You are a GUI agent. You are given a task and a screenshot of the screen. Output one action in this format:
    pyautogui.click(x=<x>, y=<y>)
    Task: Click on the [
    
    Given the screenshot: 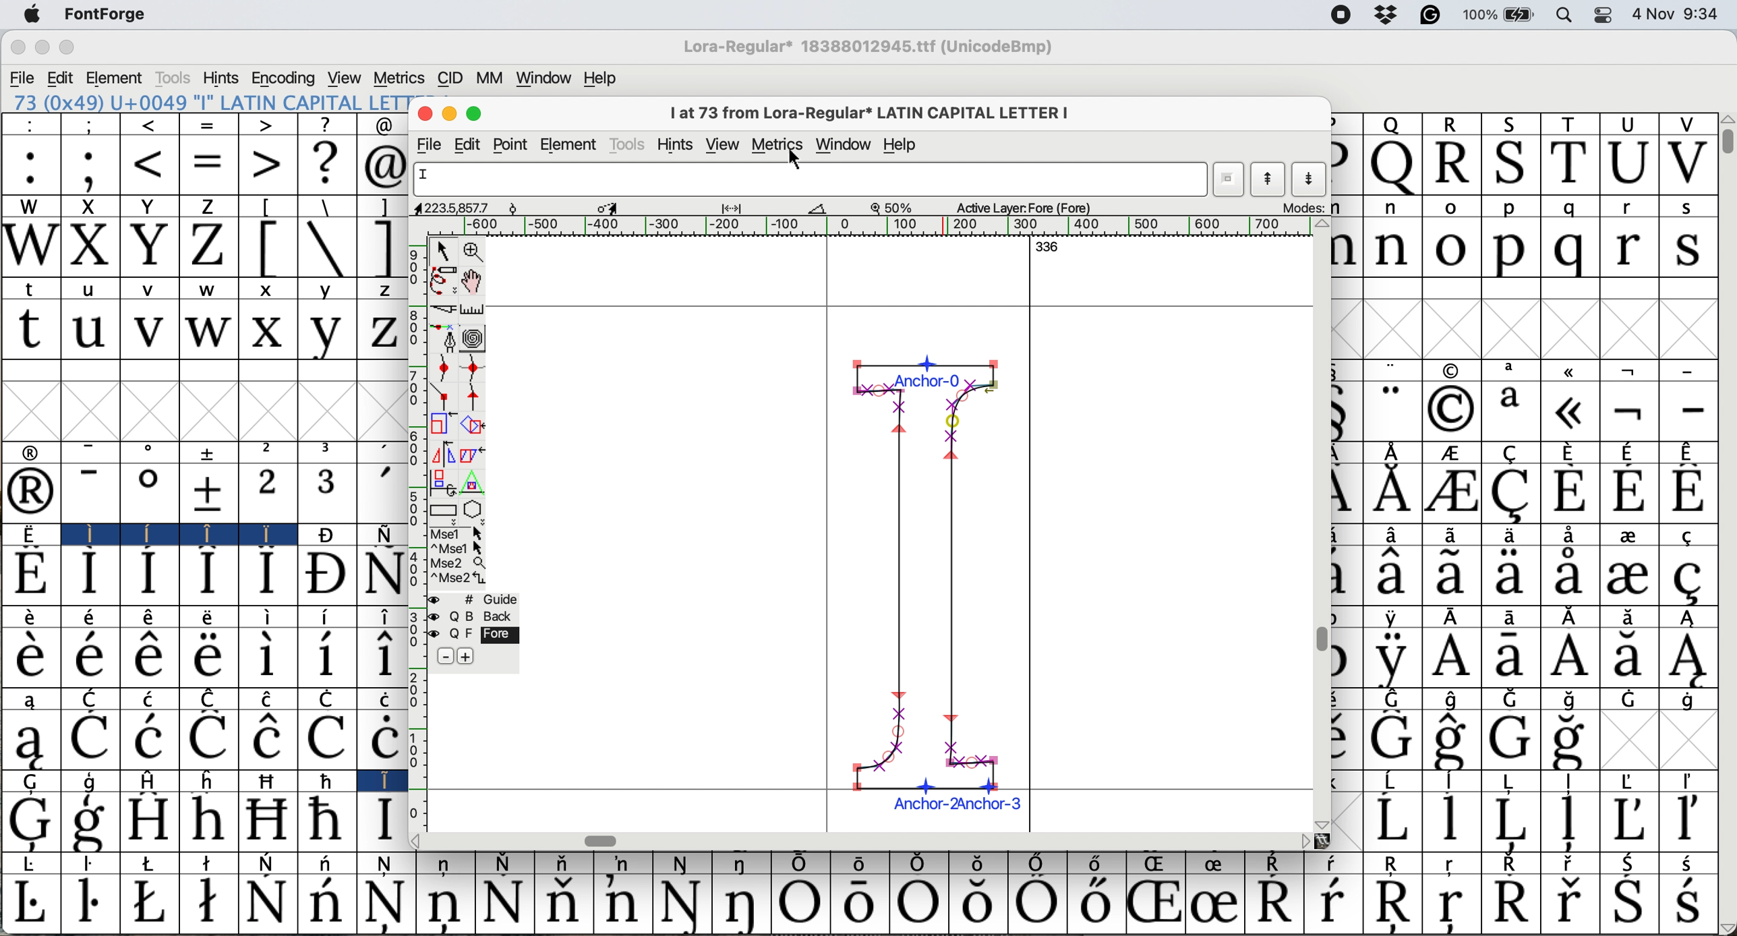 What is the action you would take?
    pyautogui.click(x=268, y=247)
    